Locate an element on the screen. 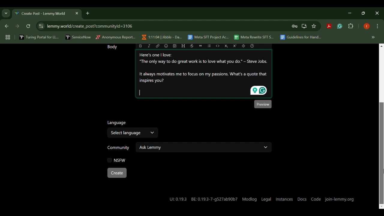 The height and width of the screenshot is (216, 384). Previous Webpage is located at coordinates (6, 27).